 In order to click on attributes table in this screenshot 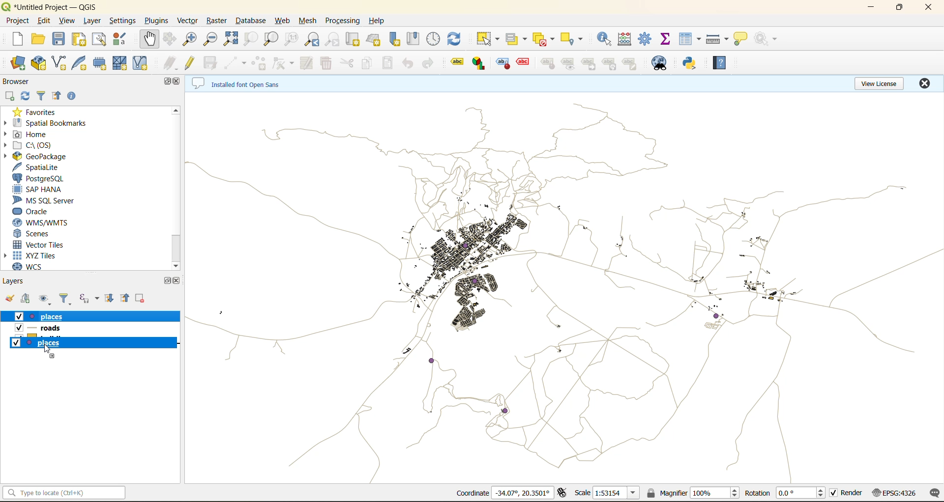, I will do `click(691, 42)`.